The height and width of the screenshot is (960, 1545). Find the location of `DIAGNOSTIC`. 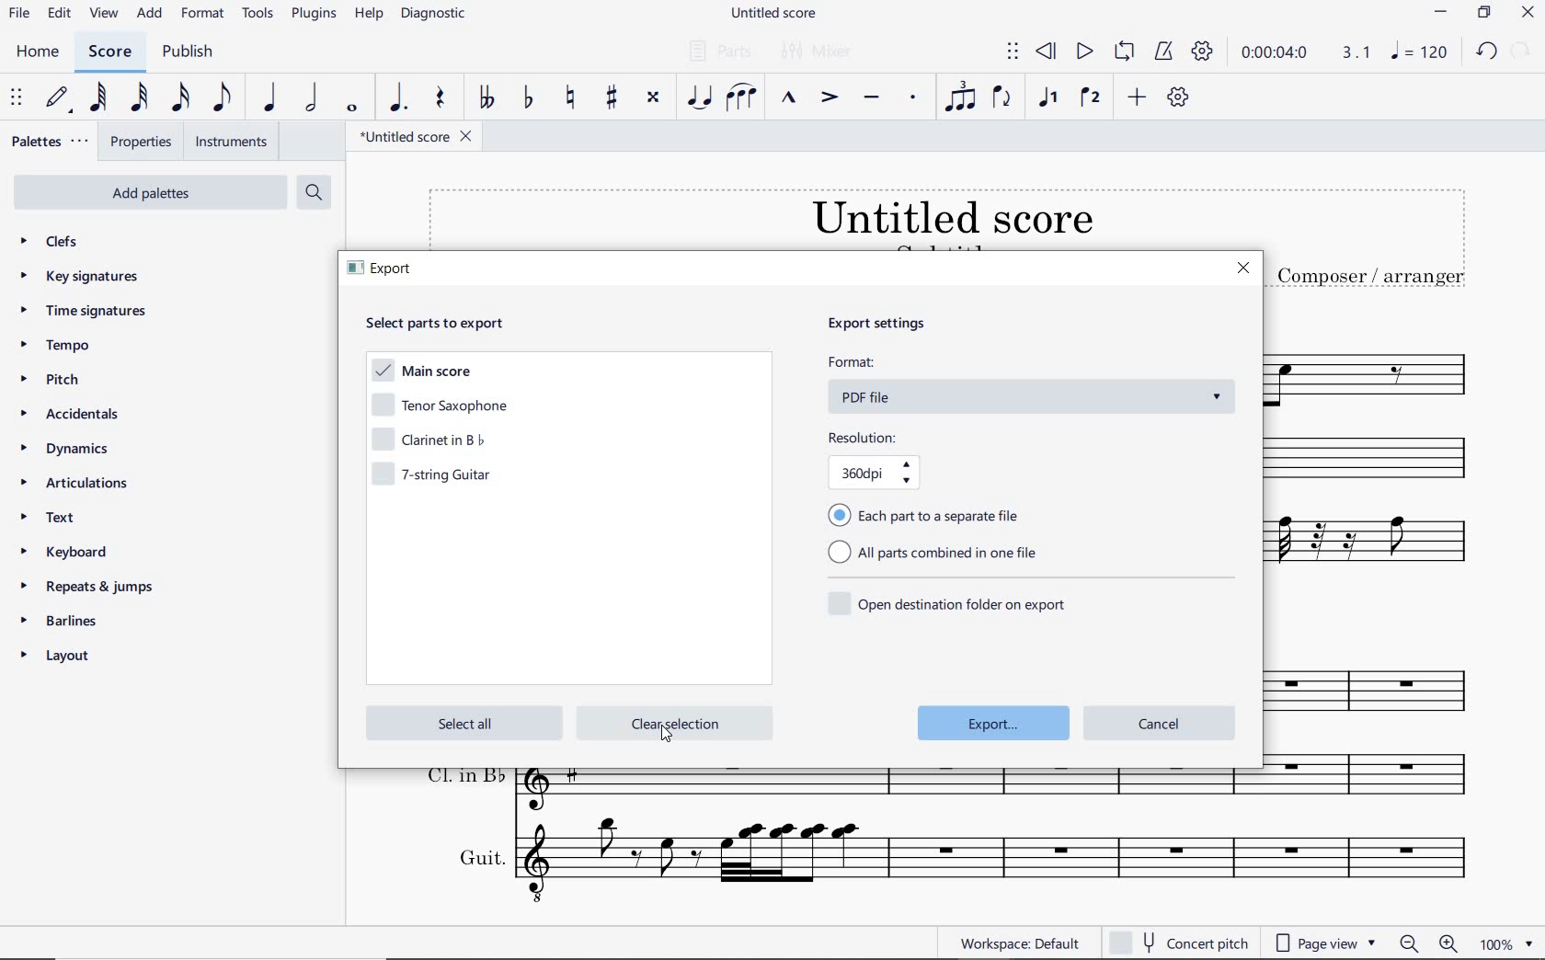

DIAGNOSTIC is located at coordinates (433, 15).